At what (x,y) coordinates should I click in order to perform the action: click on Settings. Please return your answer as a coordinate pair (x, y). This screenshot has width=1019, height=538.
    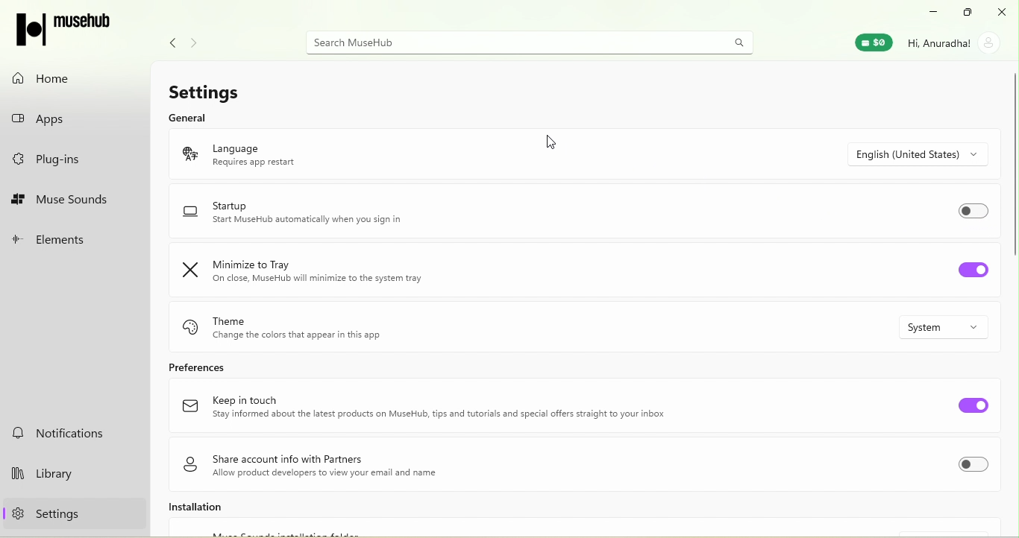
    Looking at the image, I should click on (216, 89).